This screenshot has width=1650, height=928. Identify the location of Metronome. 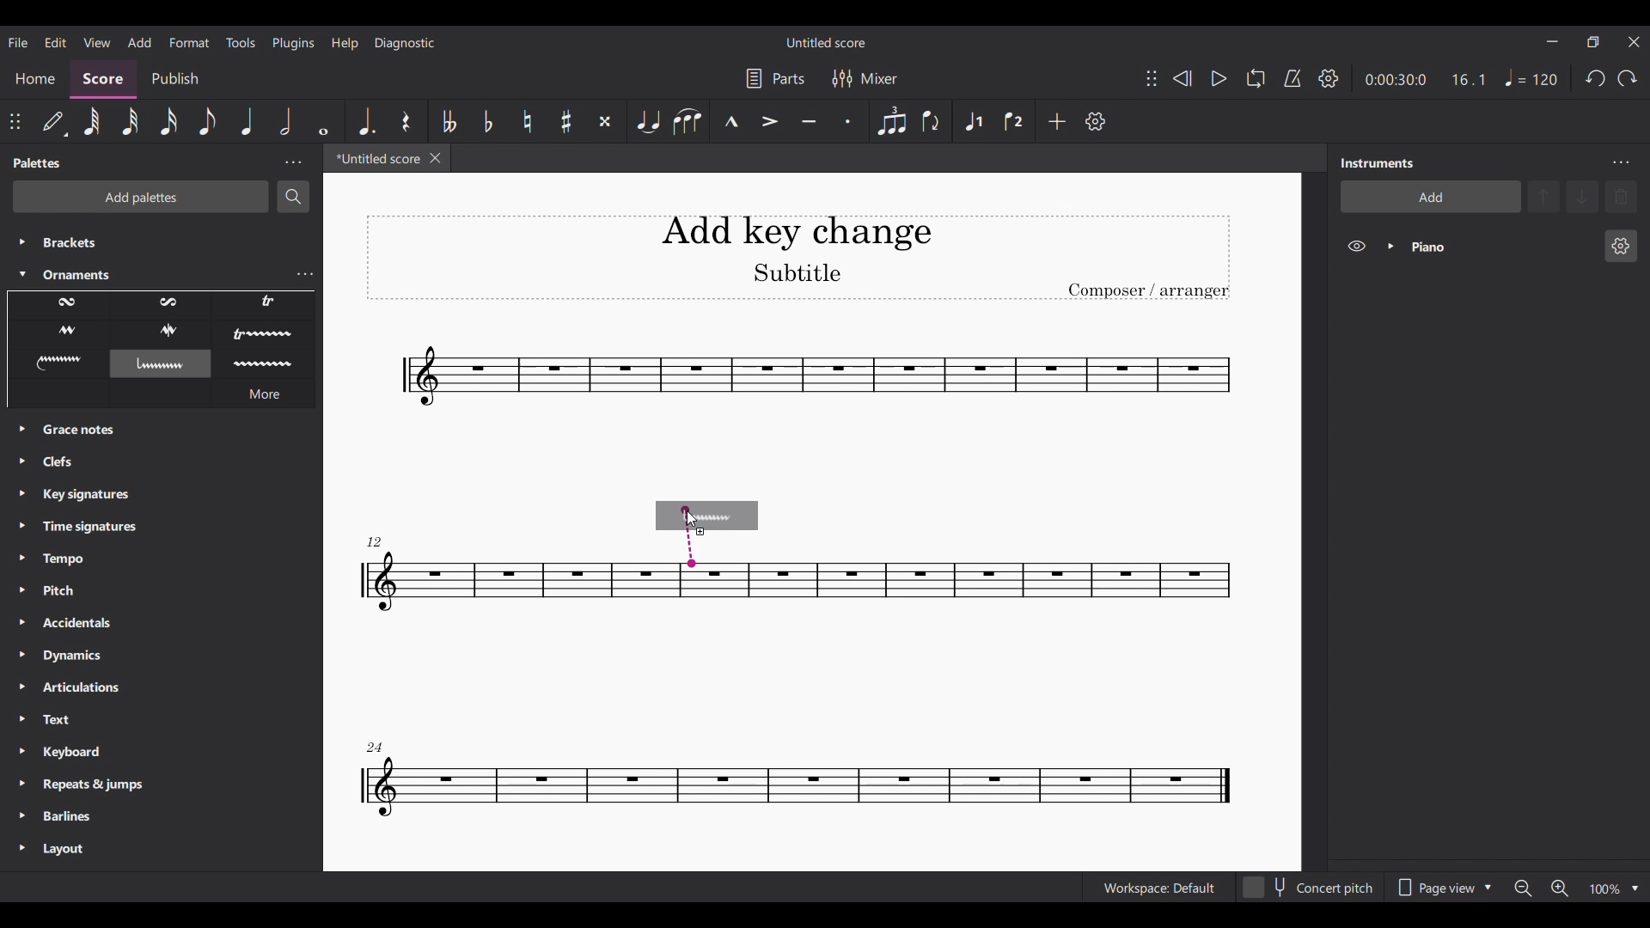
(1292, 78).